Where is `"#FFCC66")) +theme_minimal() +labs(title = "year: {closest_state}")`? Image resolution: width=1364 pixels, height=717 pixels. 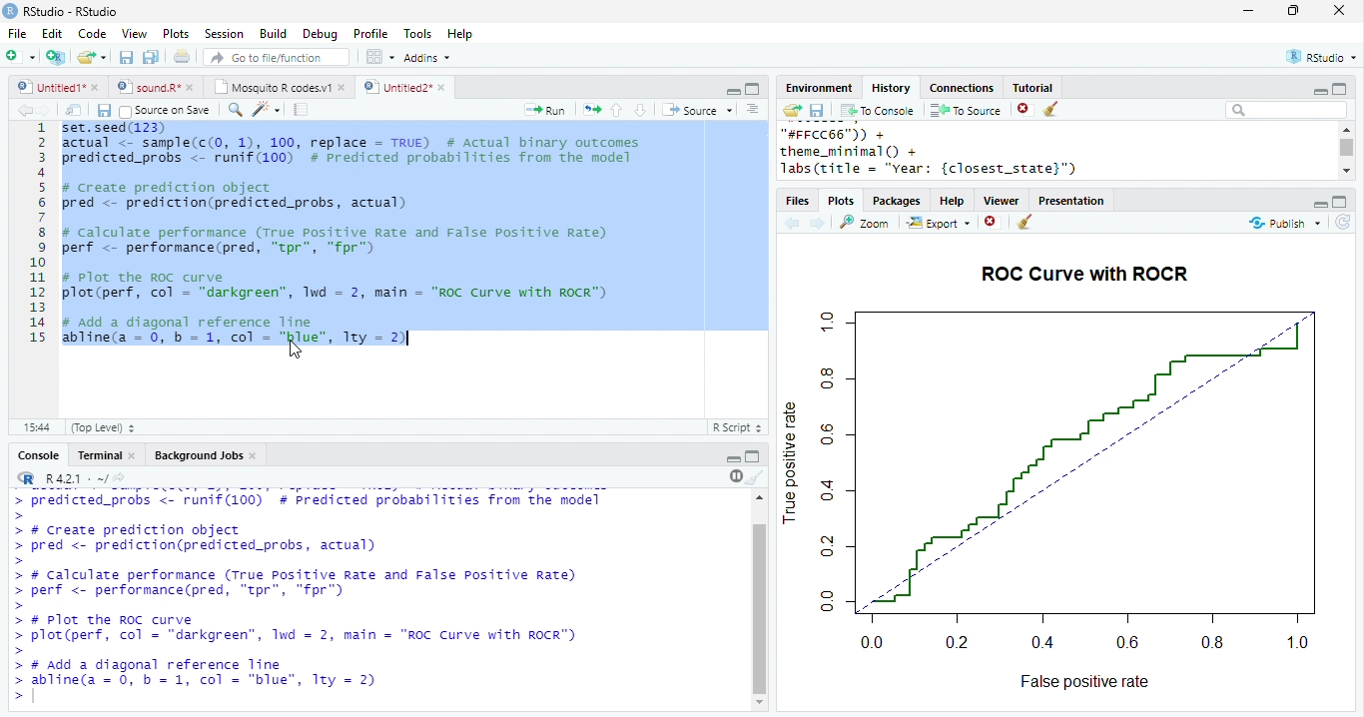
"#FFCC66")) +theme_minimal() +labs(title = "year: {closest_state}") is located at coordinates (954, 152).